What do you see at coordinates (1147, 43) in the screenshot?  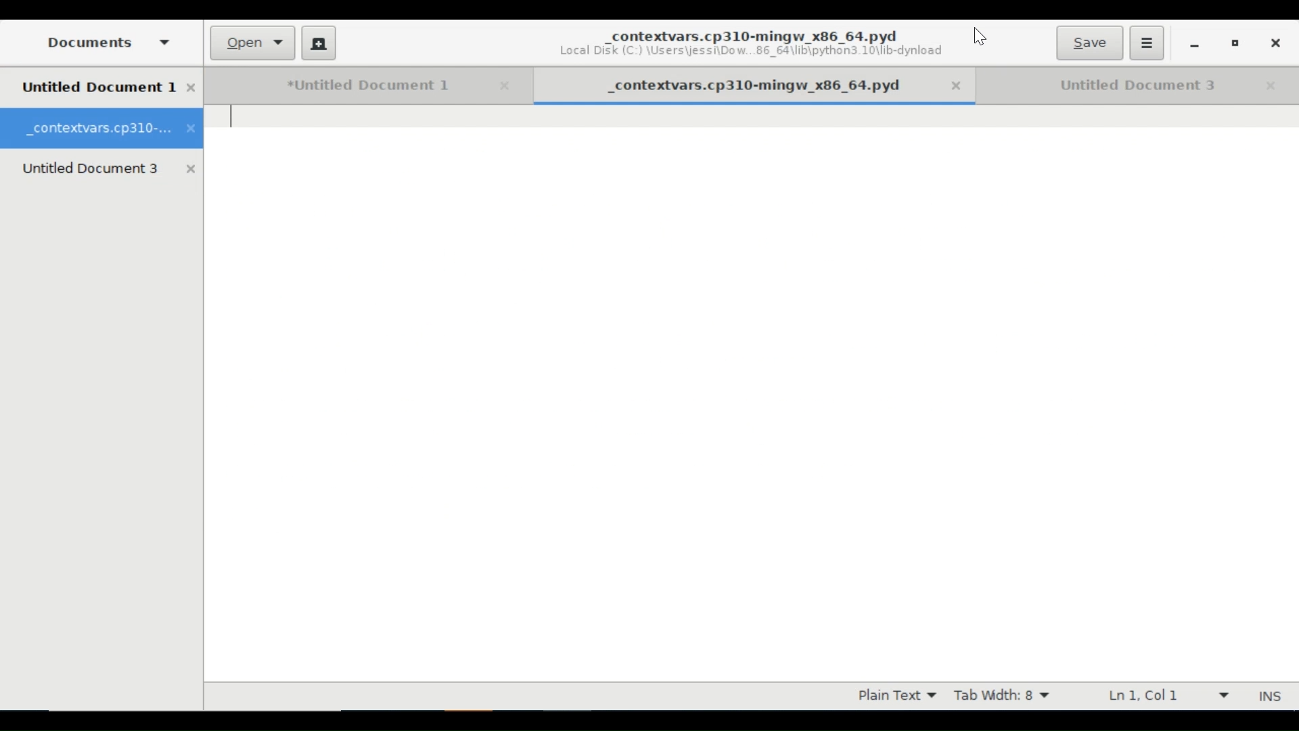 I see `Application menu` at bounding box center [1147, 43].